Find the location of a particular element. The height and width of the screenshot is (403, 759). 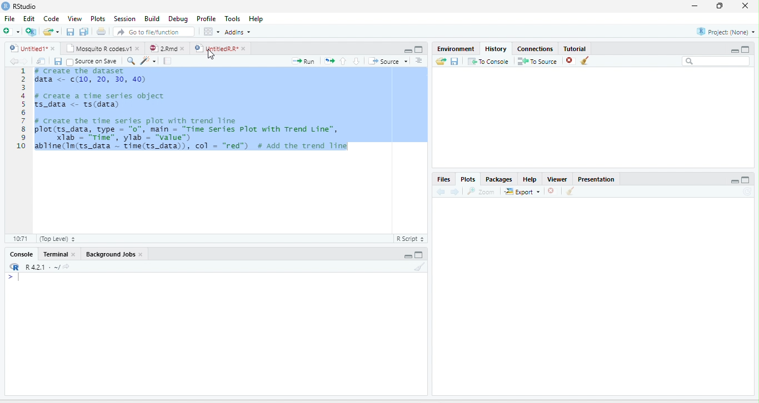

Show document outline is located at coordinates (419, 61).